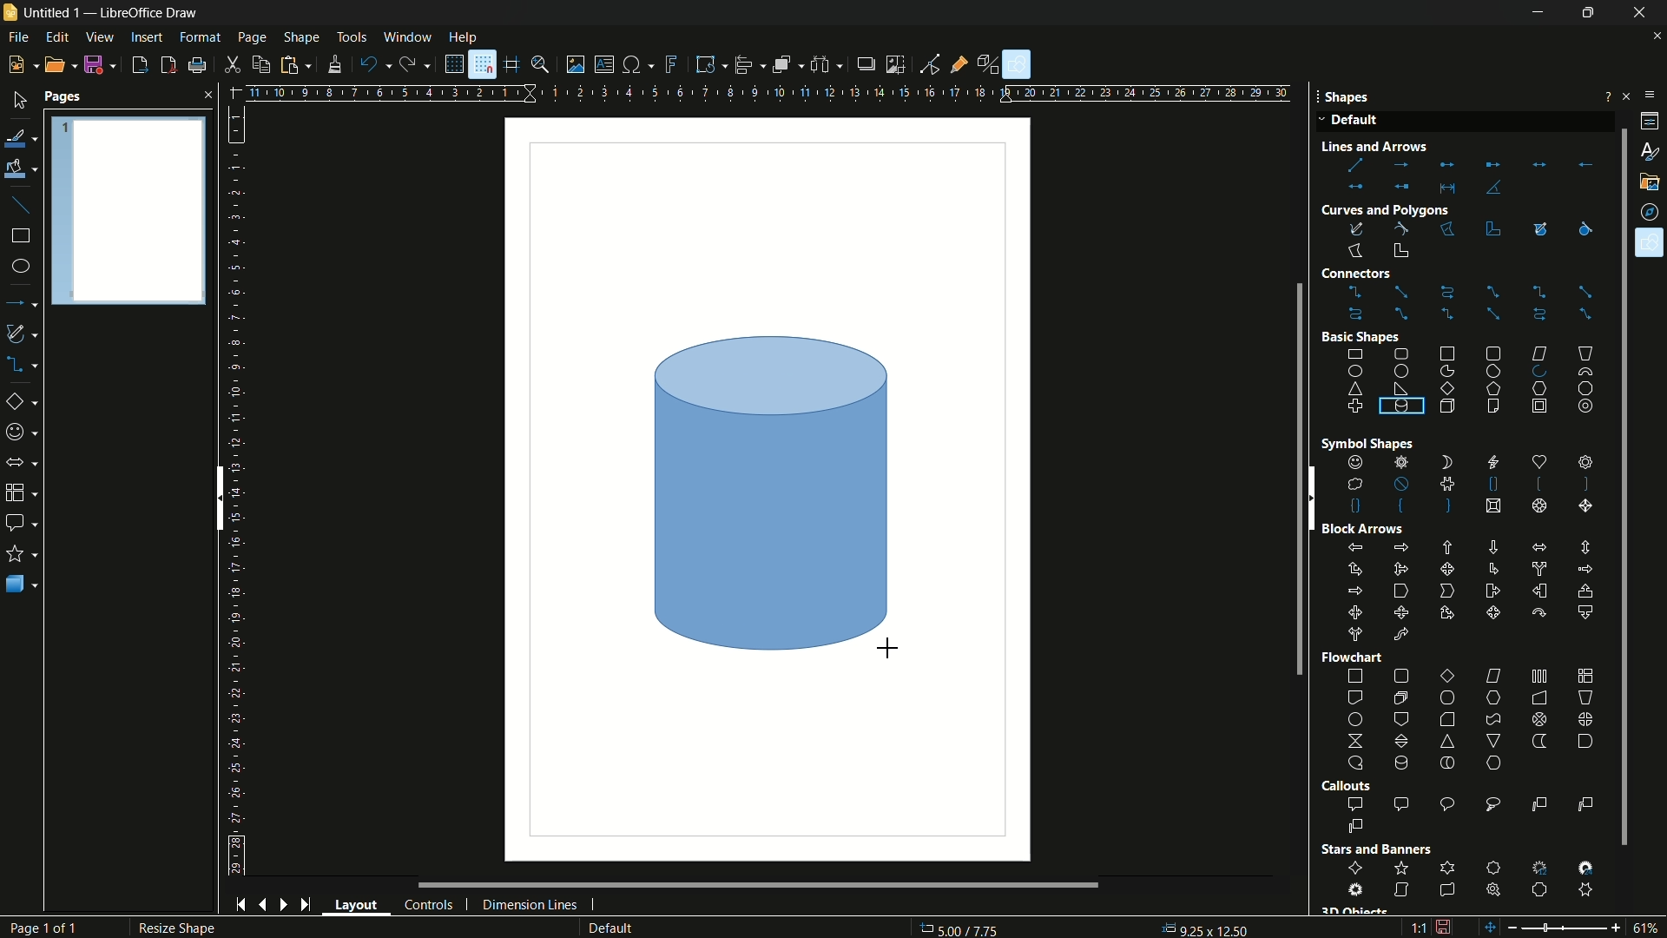 The height and width of the screenshot is (938, 1667). I want to click on tools menu, so click(352, 37).